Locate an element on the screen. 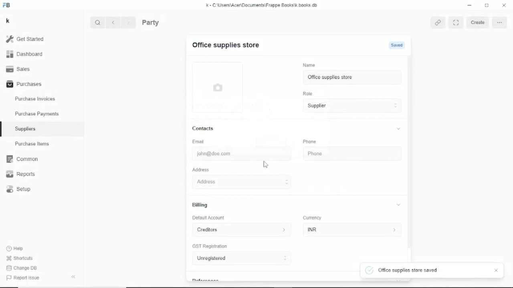 The width and height of the screenshot is (513, 288). Shortcuts is located at coordinates (19, 258).